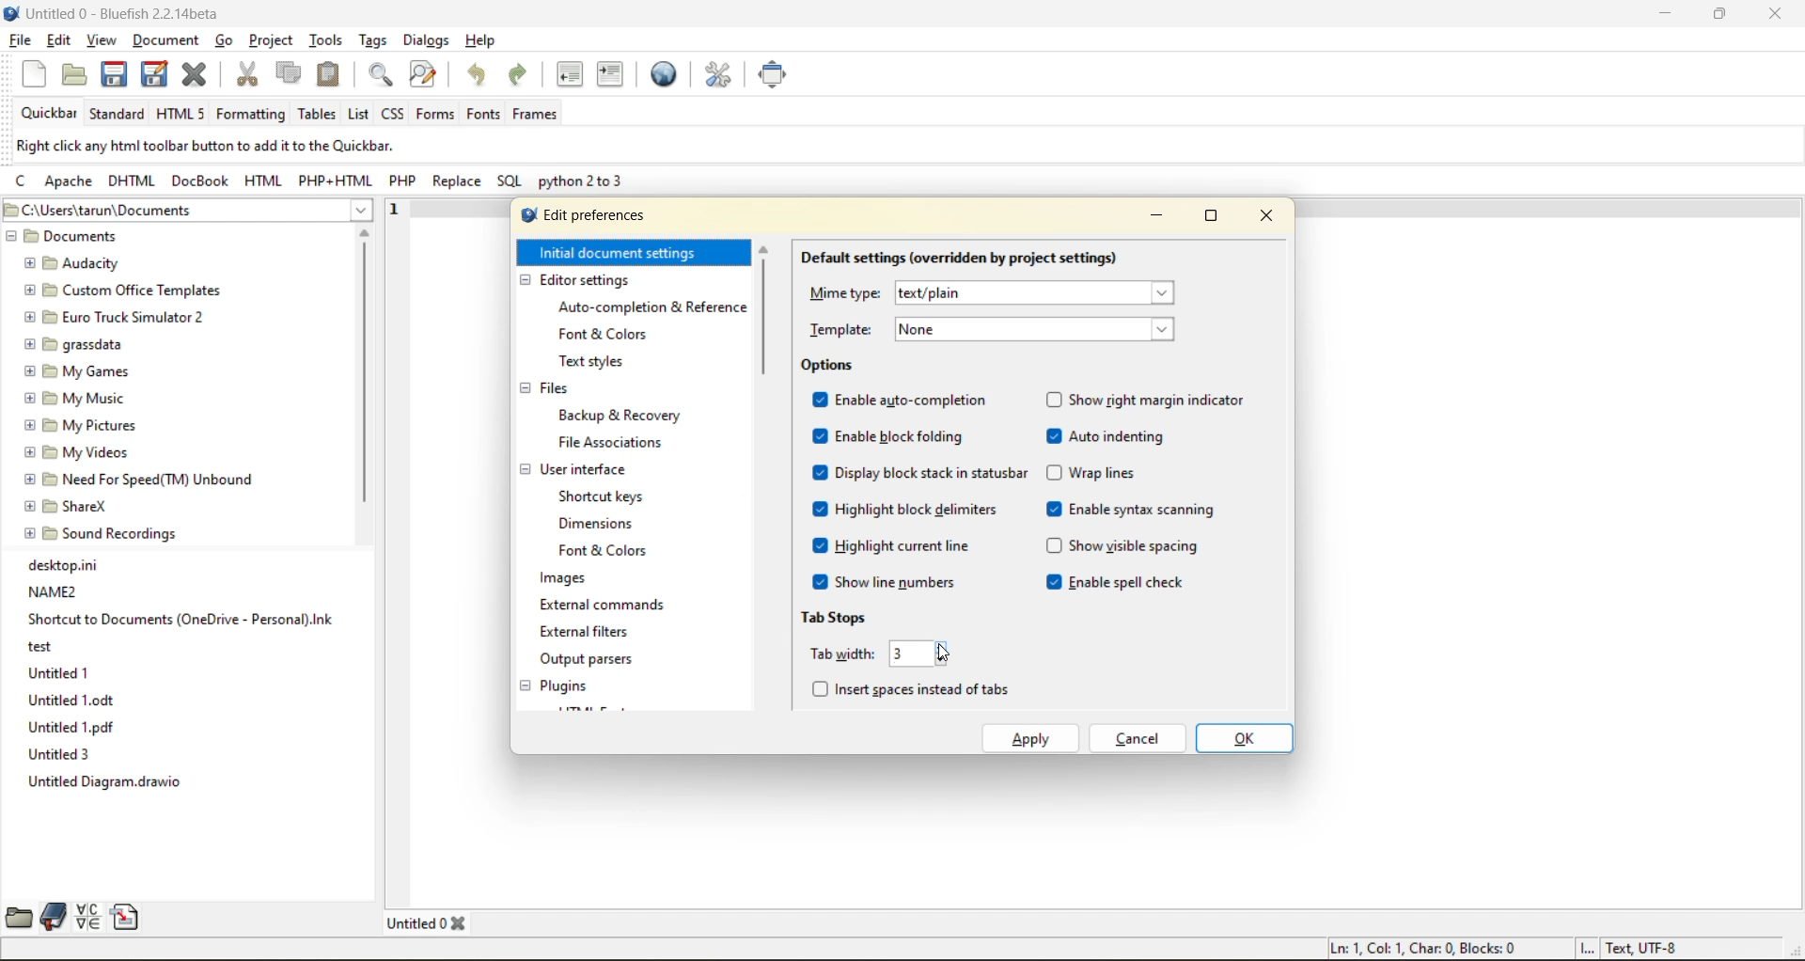  I want to click on Shortcut to Documents (OneDrive - Personal).Ink, so click(180, 619).